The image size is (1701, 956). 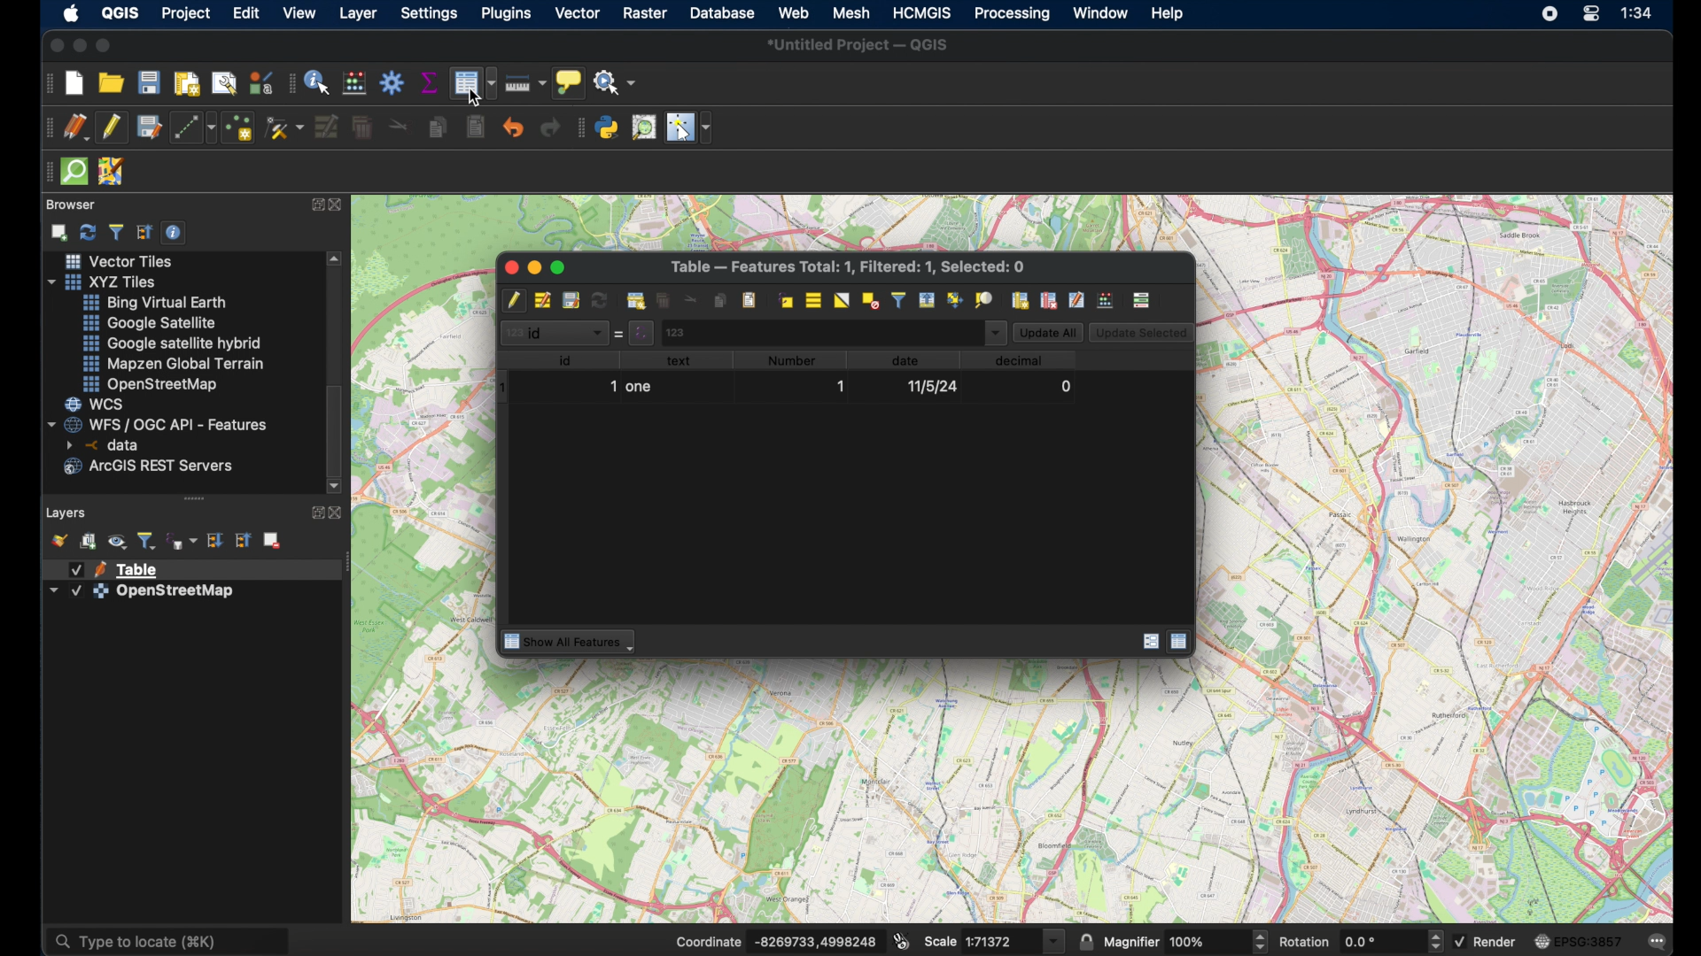 I want to click on redo, so click(x=553, y=128).